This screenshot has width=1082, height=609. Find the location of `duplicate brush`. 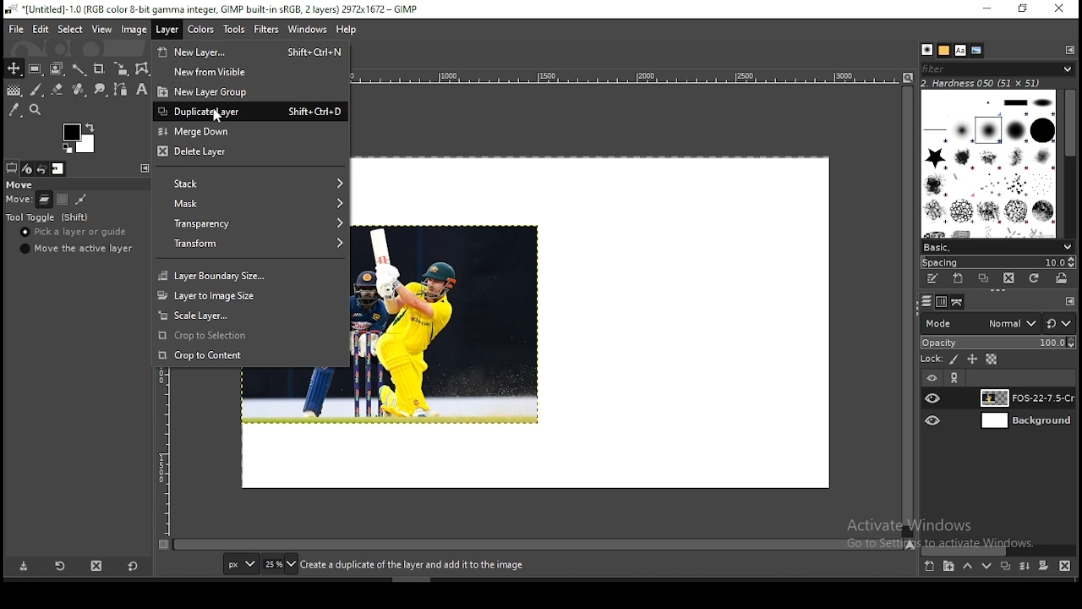

duplicate brush is located at coordinates (984, 278).